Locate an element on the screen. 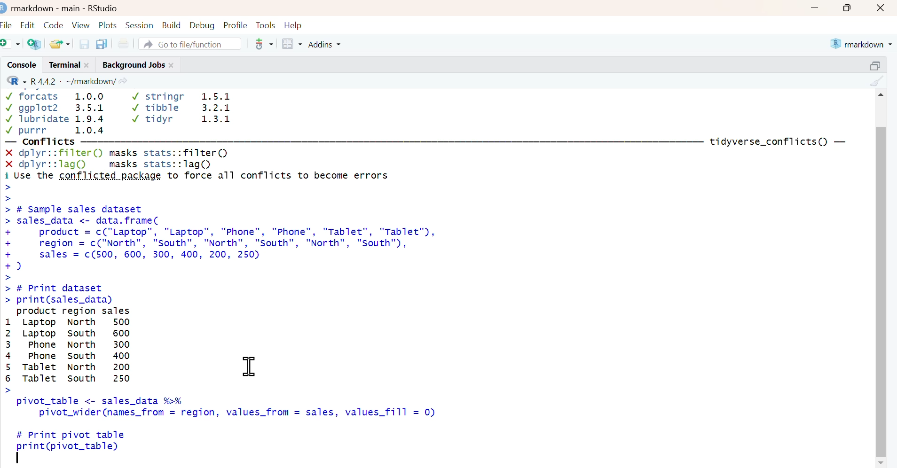 The image size is (897, 468). R 4.4.2 is located at coordinates (44, 80).